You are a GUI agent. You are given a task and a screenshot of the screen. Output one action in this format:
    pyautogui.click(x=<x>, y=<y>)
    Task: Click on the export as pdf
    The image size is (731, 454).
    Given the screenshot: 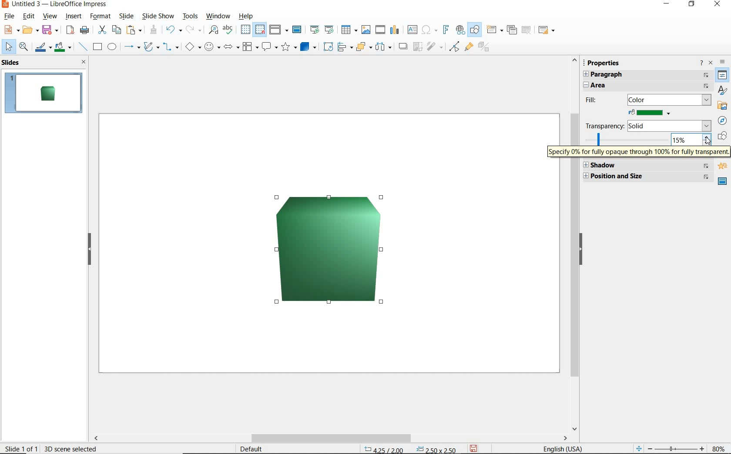 What is the action you would take?
    pyautogui.click(x=70, y=31)
    